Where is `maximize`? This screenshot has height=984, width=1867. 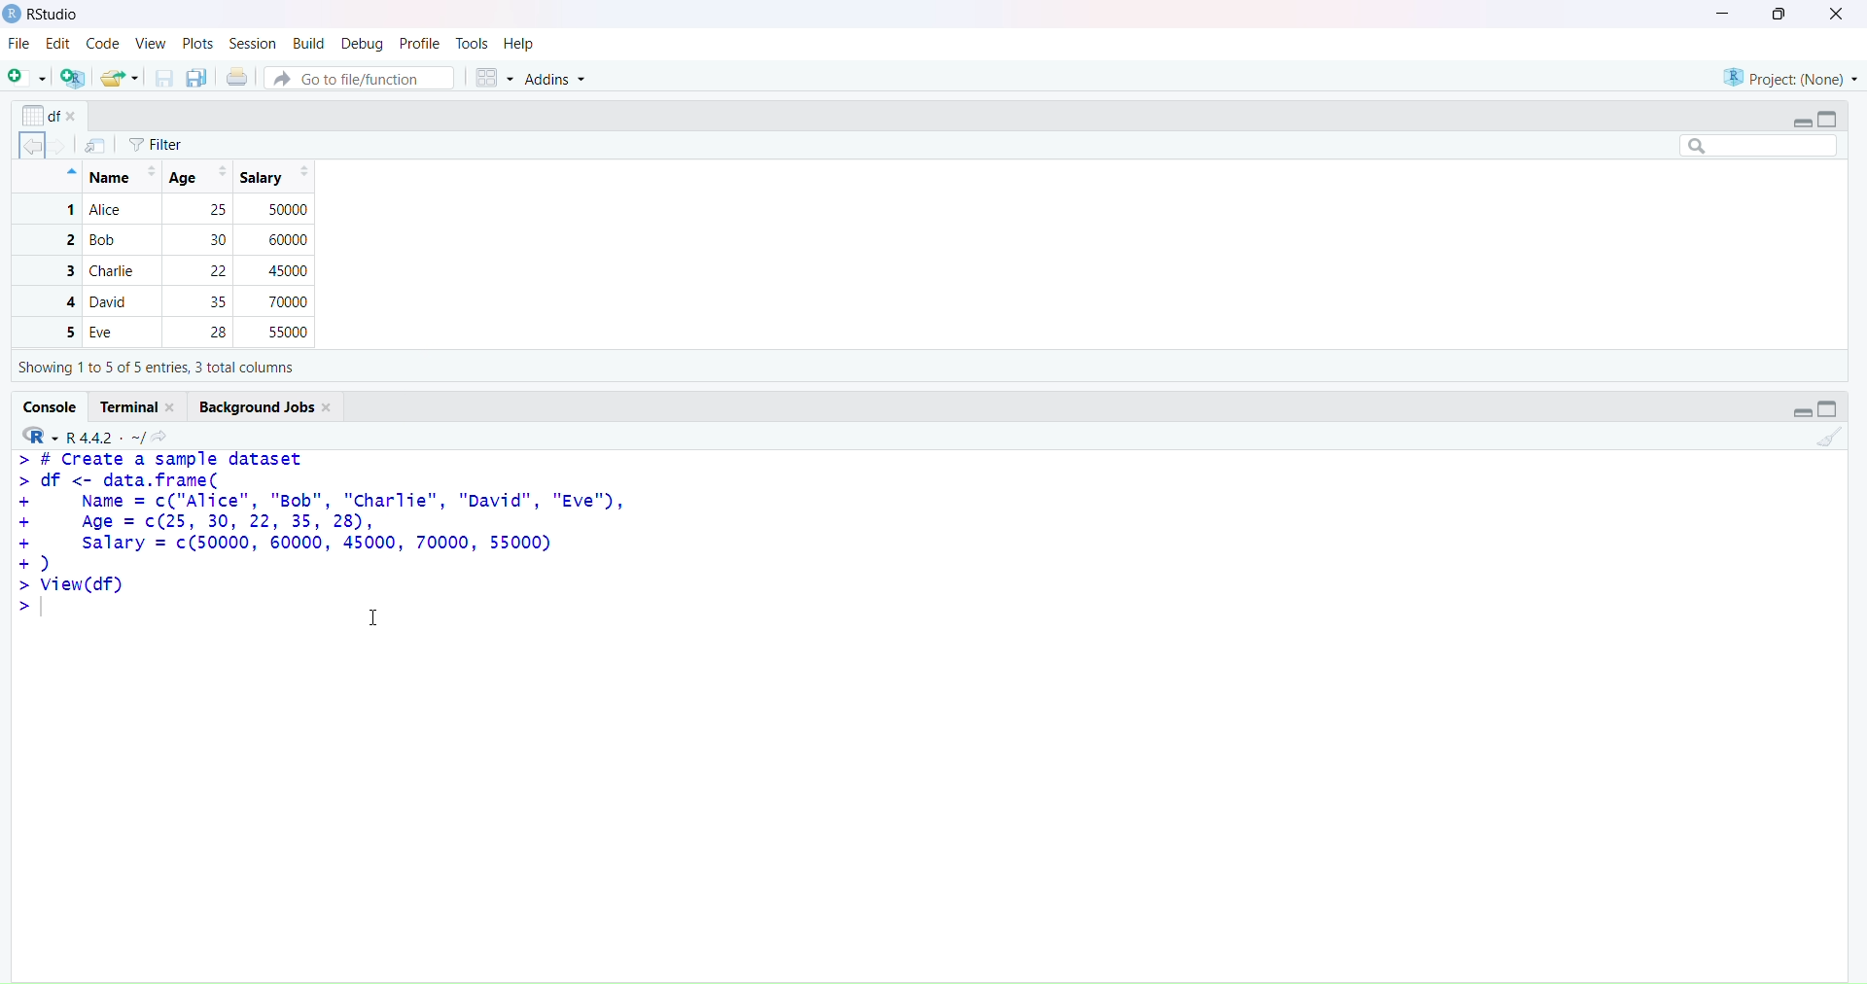 maximize is located at coordinates (1786, 15).